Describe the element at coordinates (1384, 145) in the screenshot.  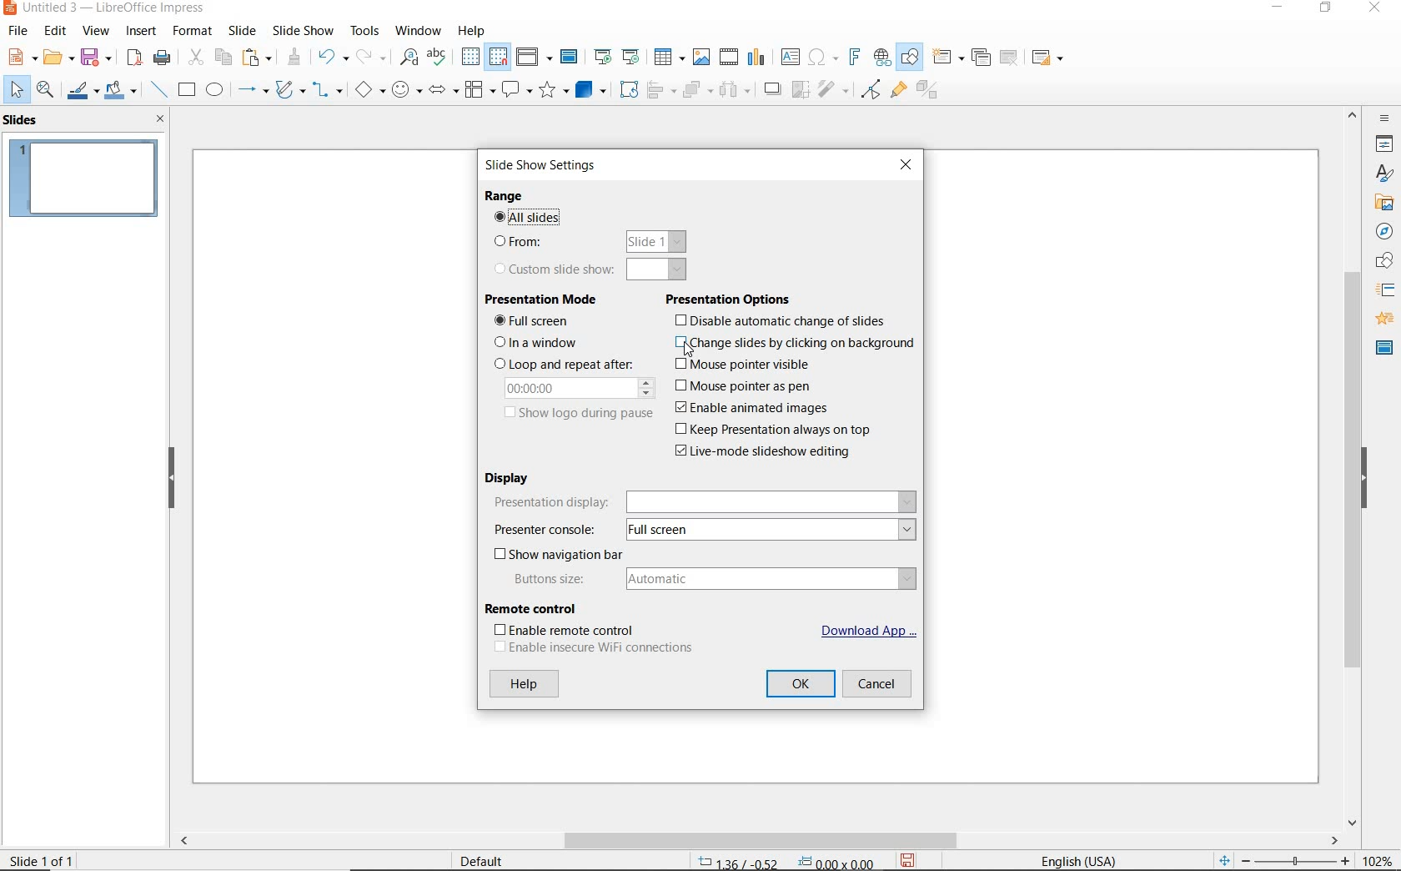
I see `PROPERTIES` at that location.